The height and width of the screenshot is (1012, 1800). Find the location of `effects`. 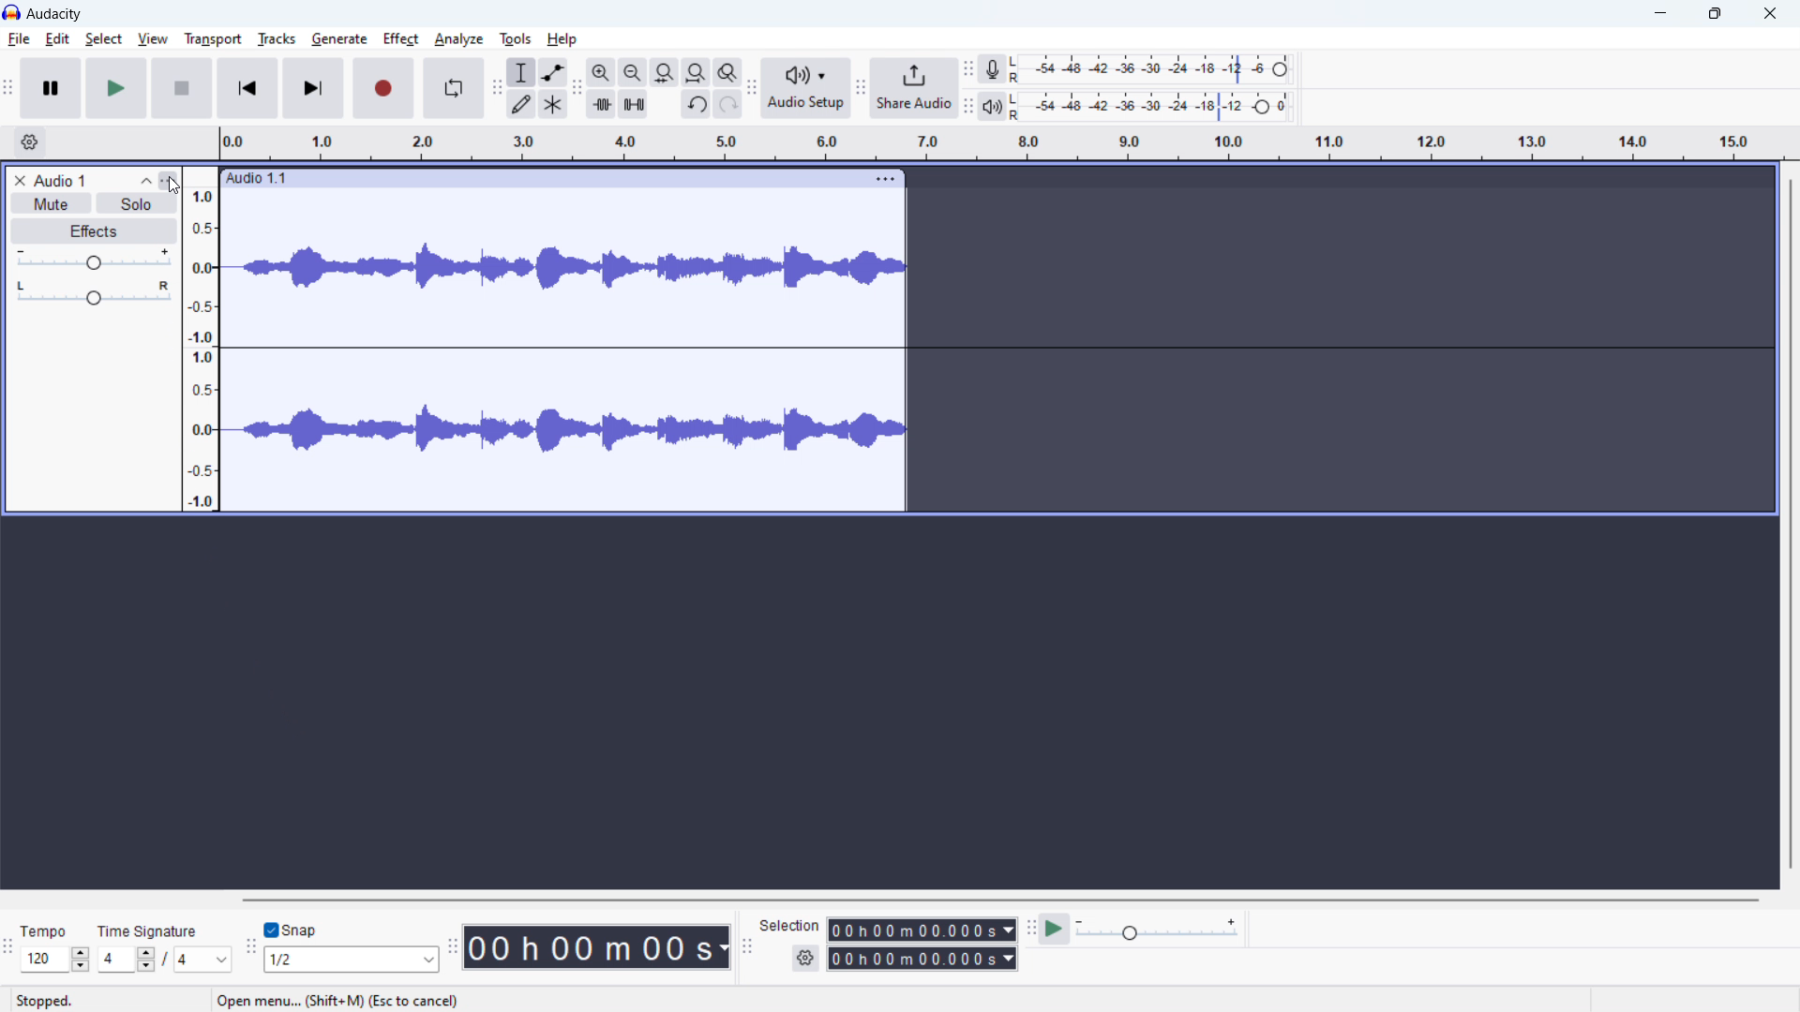

effects is located at coordinates (93, 231).